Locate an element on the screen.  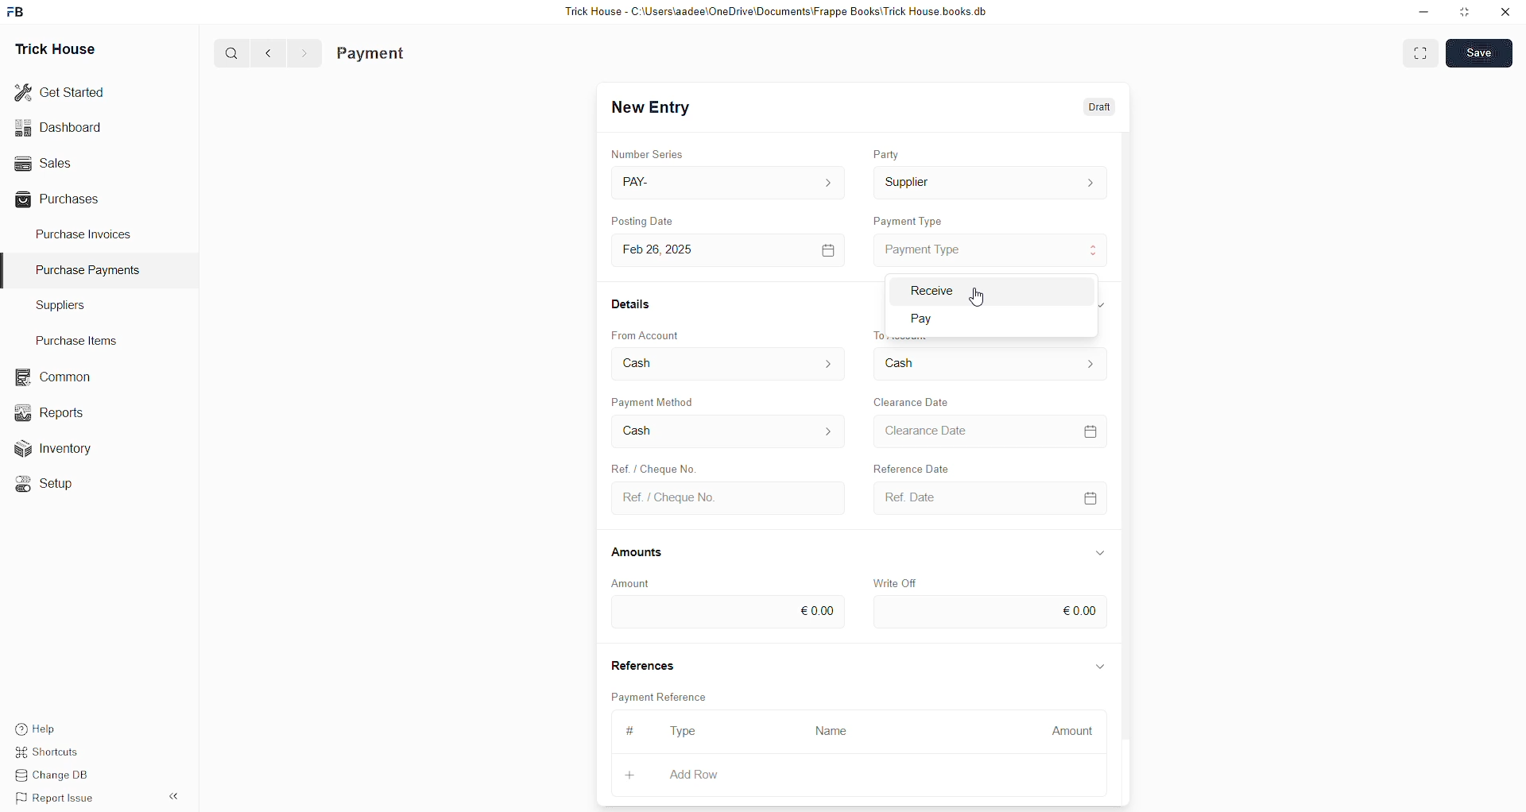
Cash is located at coordinates (726, 433).